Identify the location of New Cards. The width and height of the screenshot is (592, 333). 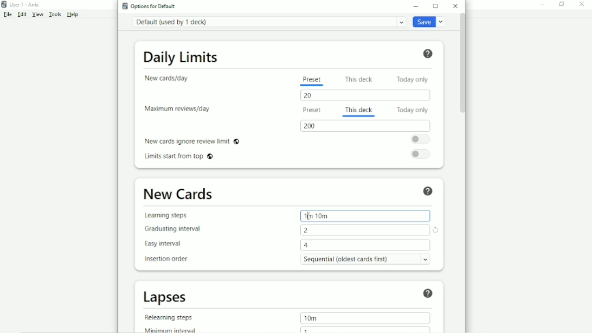
(179, 195).